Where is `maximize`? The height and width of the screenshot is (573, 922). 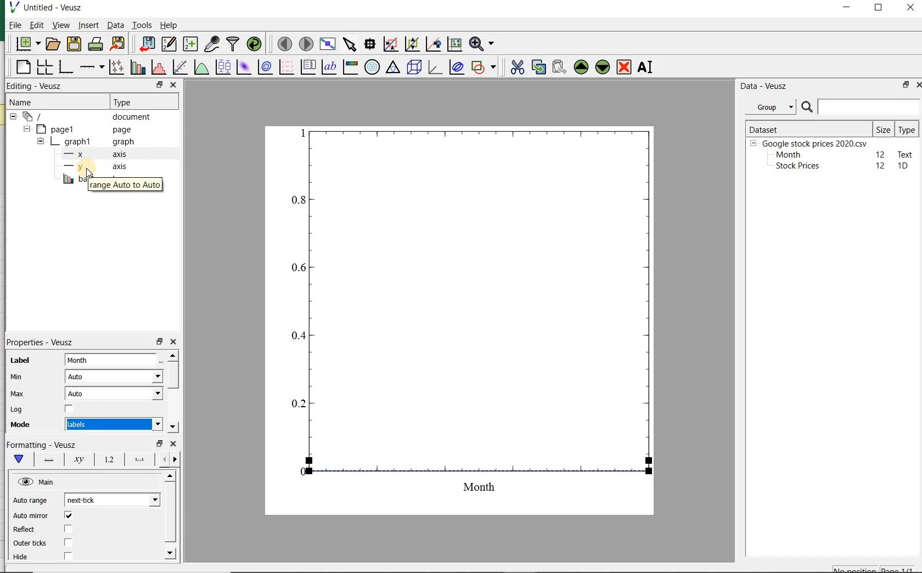
maximize is located at coordinates (880, 9).